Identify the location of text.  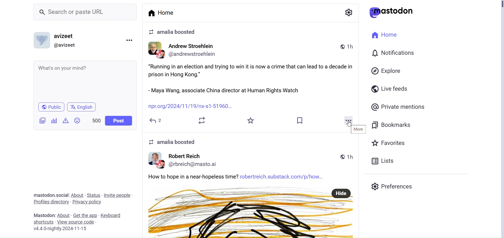
(193, 176).